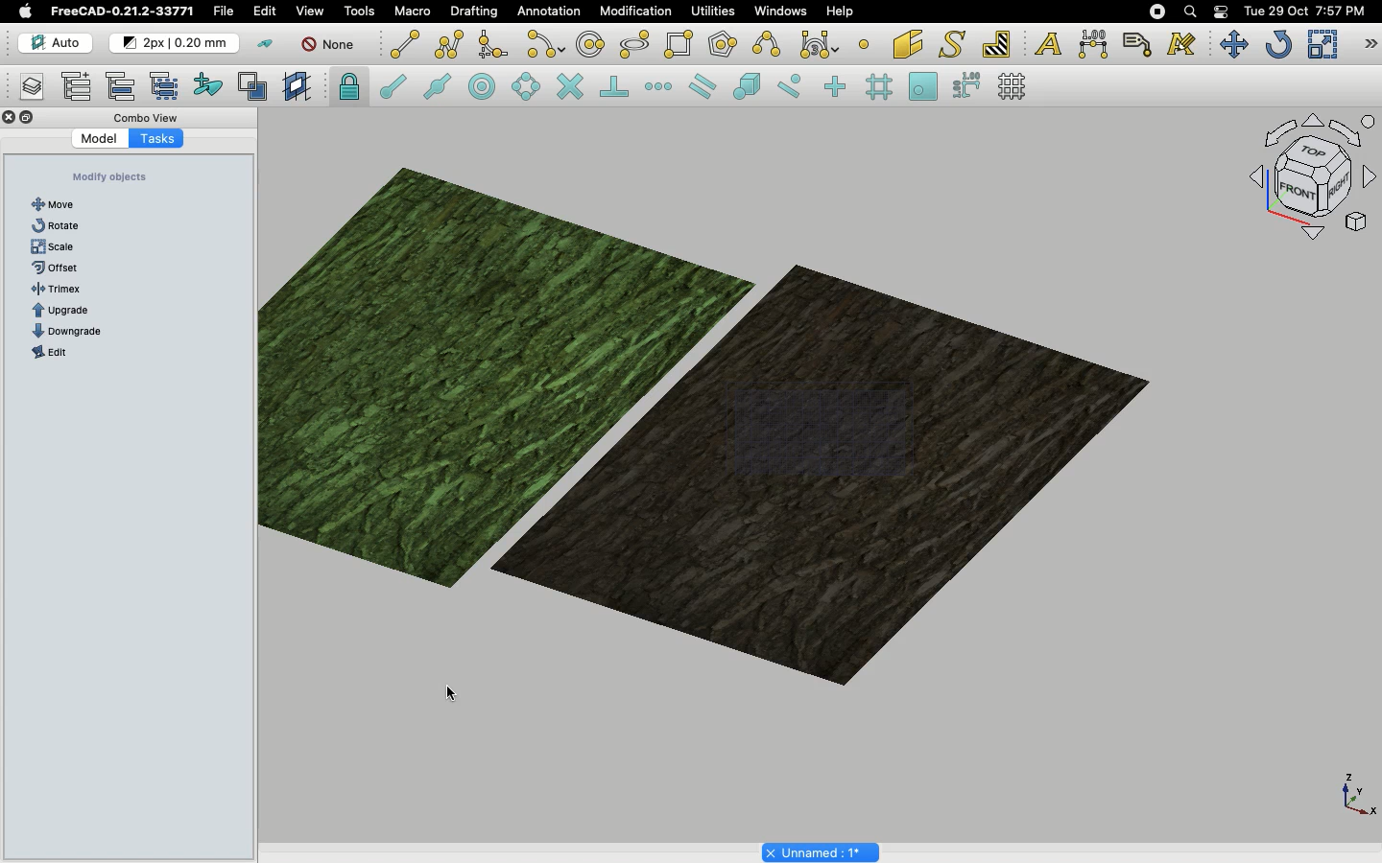 This screenshot has height=863, width=1382. I want to click on Snap center, so click(488, 85).